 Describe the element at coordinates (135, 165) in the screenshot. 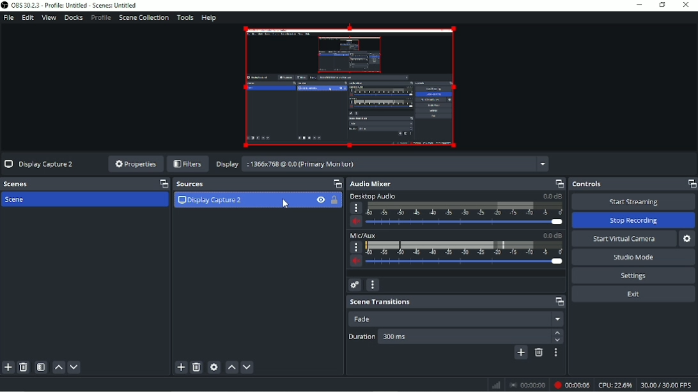

I see `Properties` at that location.